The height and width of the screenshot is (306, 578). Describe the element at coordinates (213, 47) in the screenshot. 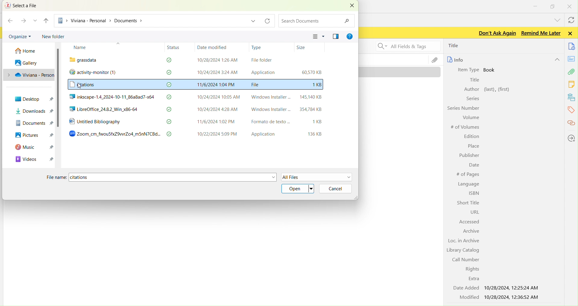

I see `Date modified` at that location.